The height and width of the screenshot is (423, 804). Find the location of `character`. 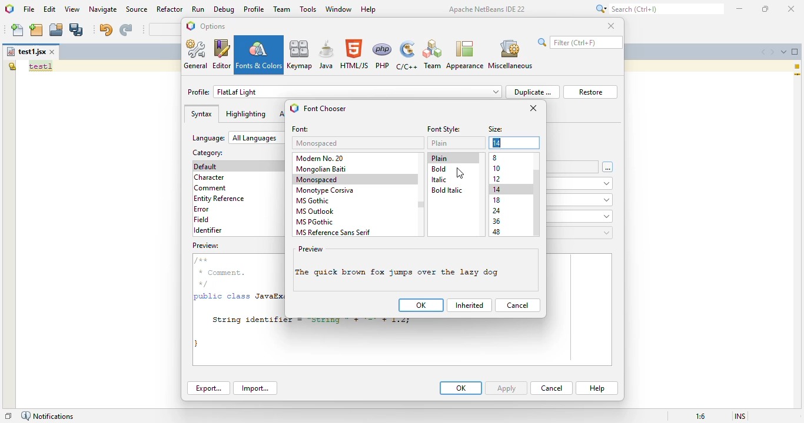

character is located at coordinates (209, 177).